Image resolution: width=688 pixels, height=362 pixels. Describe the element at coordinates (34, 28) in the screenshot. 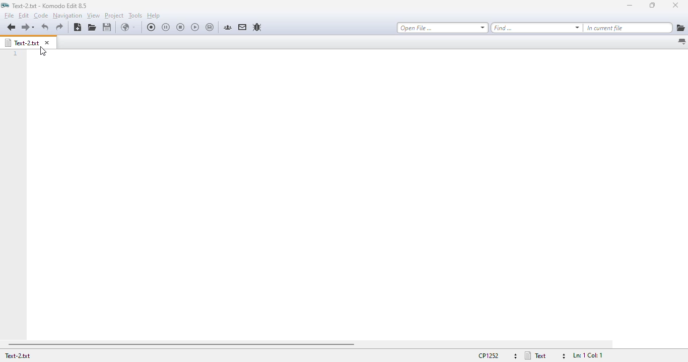

I see `recent locations` at that location.